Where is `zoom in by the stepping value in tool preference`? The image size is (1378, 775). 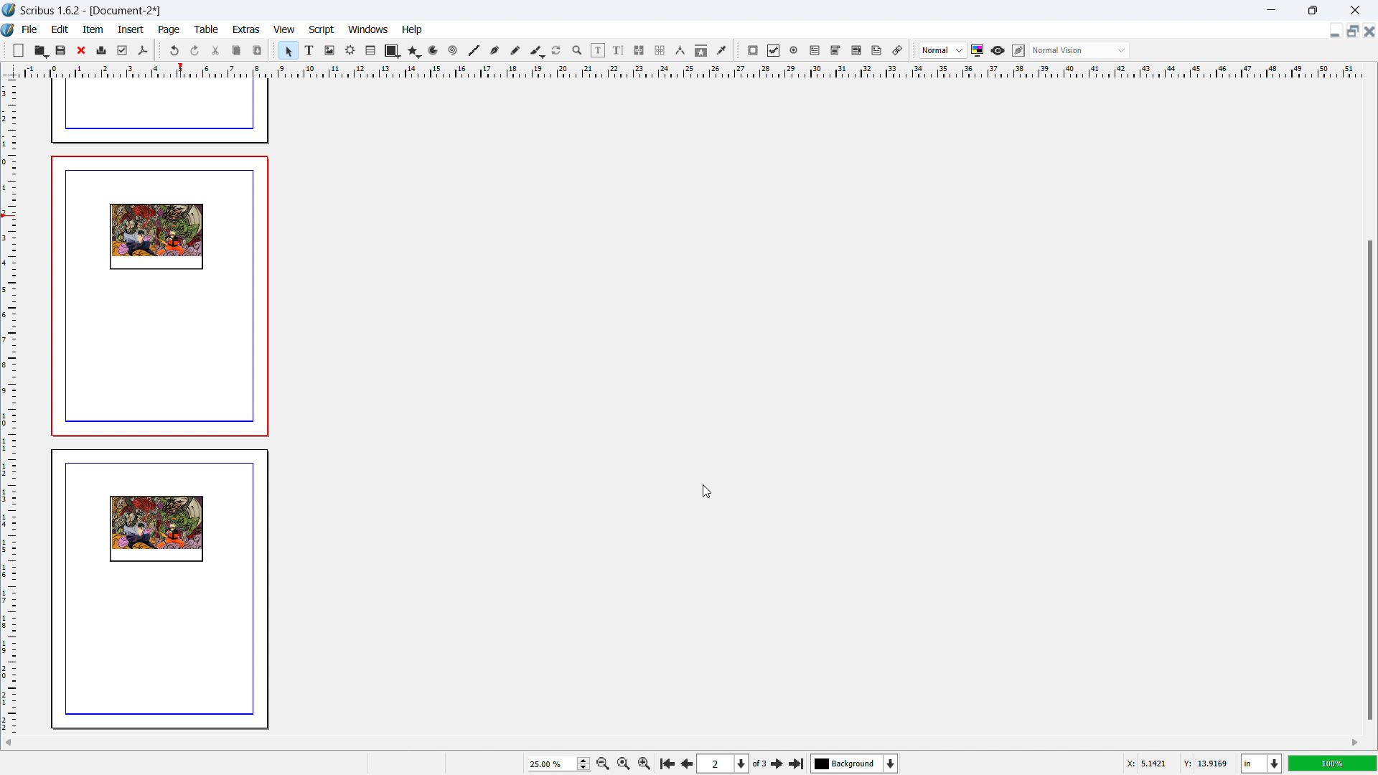 zoom in by the stepping value in tool preference is located at coordinates (645, 762).